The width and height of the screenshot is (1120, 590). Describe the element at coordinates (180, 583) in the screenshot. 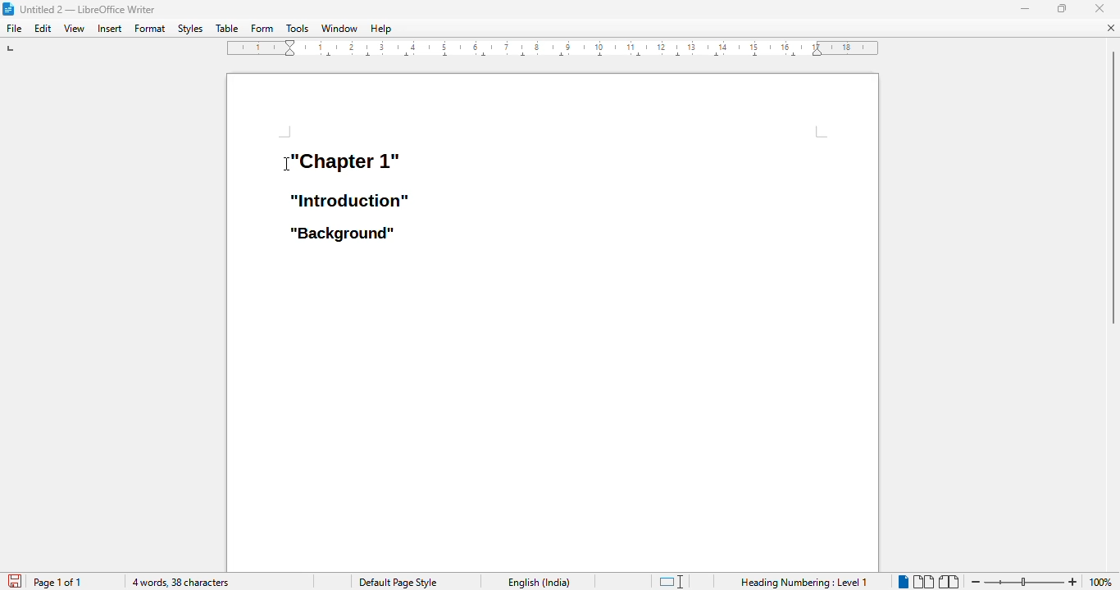

I see `4 words, 38 characters` at that location.